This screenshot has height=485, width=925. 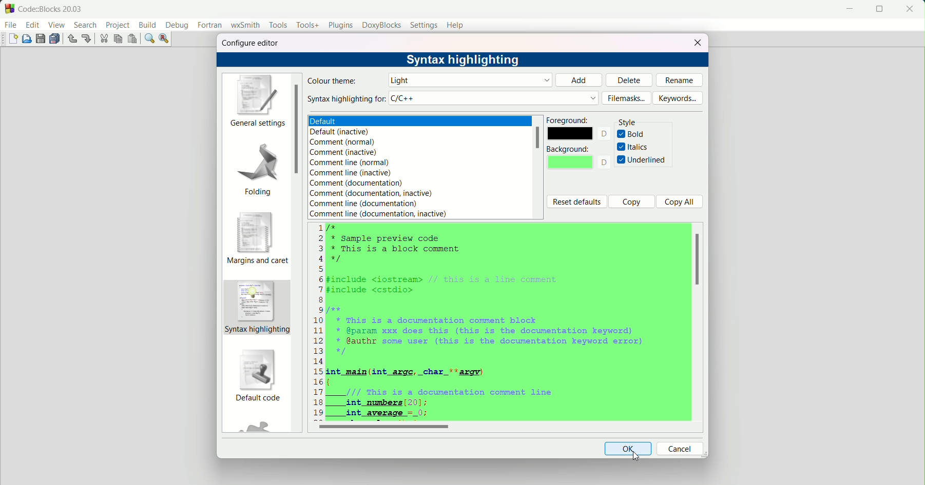 I want to click on scroll bar, so click(x=698, y=260).